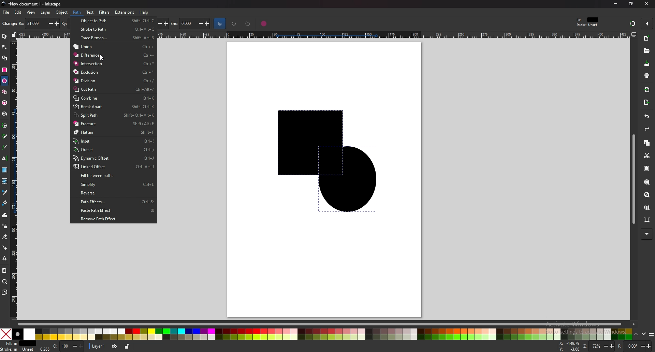 This screenshot has height=352, width=655. Describe the element at coordinates (647, 89) in the screenshot. I see `import` at that location.